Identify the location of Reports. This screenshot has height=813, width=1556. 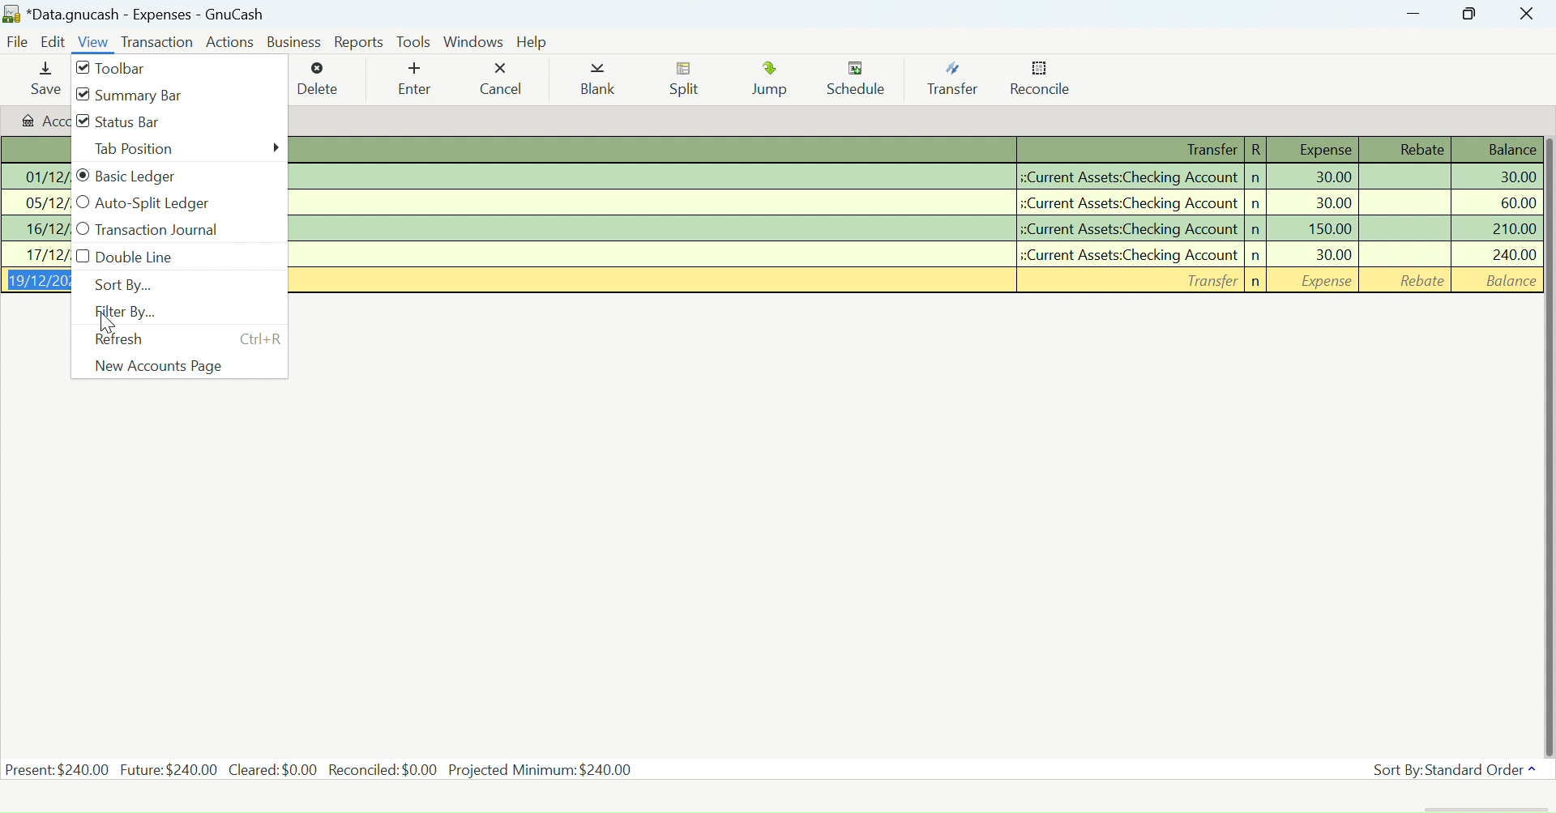
(360, 42).